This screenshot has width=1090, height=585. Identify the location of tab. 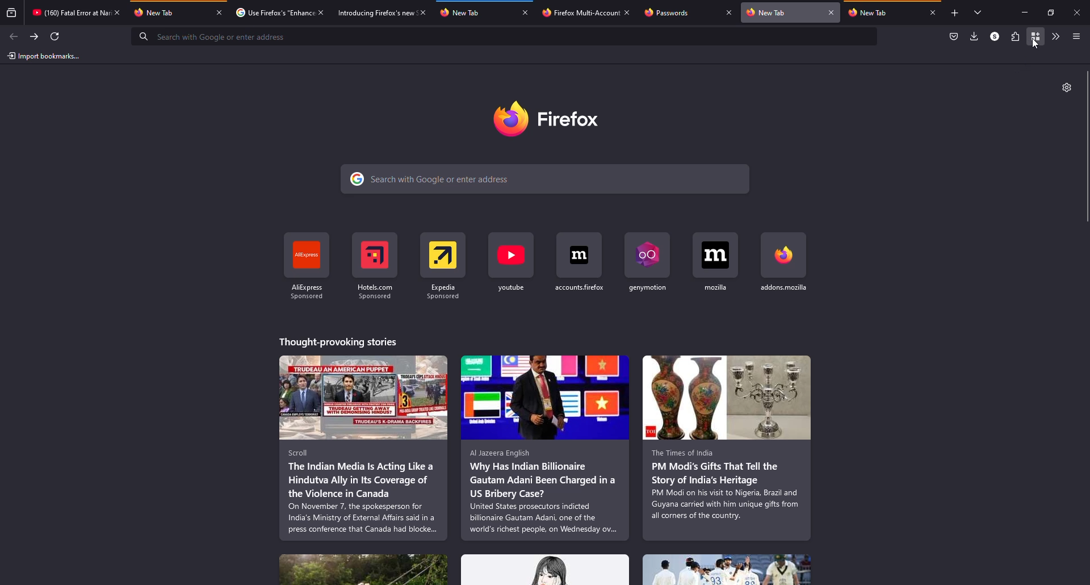
(170, 12).